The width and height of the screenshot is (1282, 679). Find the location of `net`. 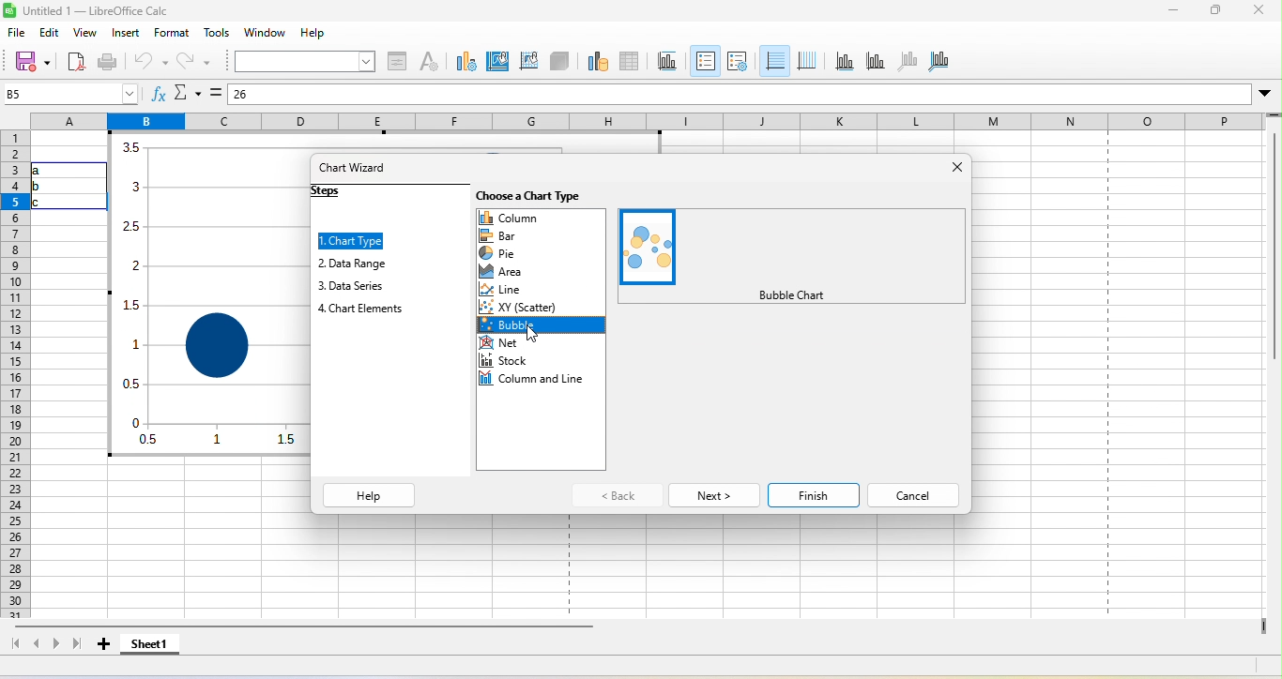

net is located at coordinates (503, 346).